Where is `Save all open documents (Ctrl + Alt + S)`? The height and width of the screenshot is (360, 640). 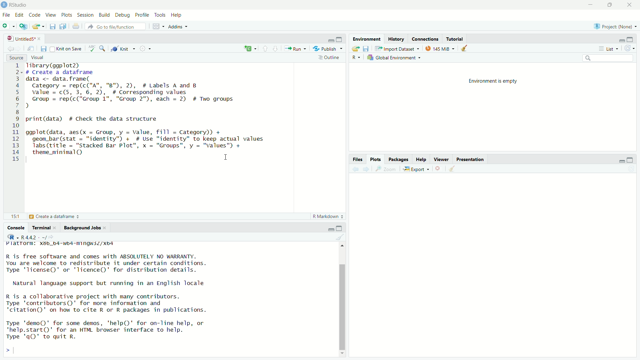 Save all open documents (Ctrl + Alt + S) is located at coordinates (64, 26).